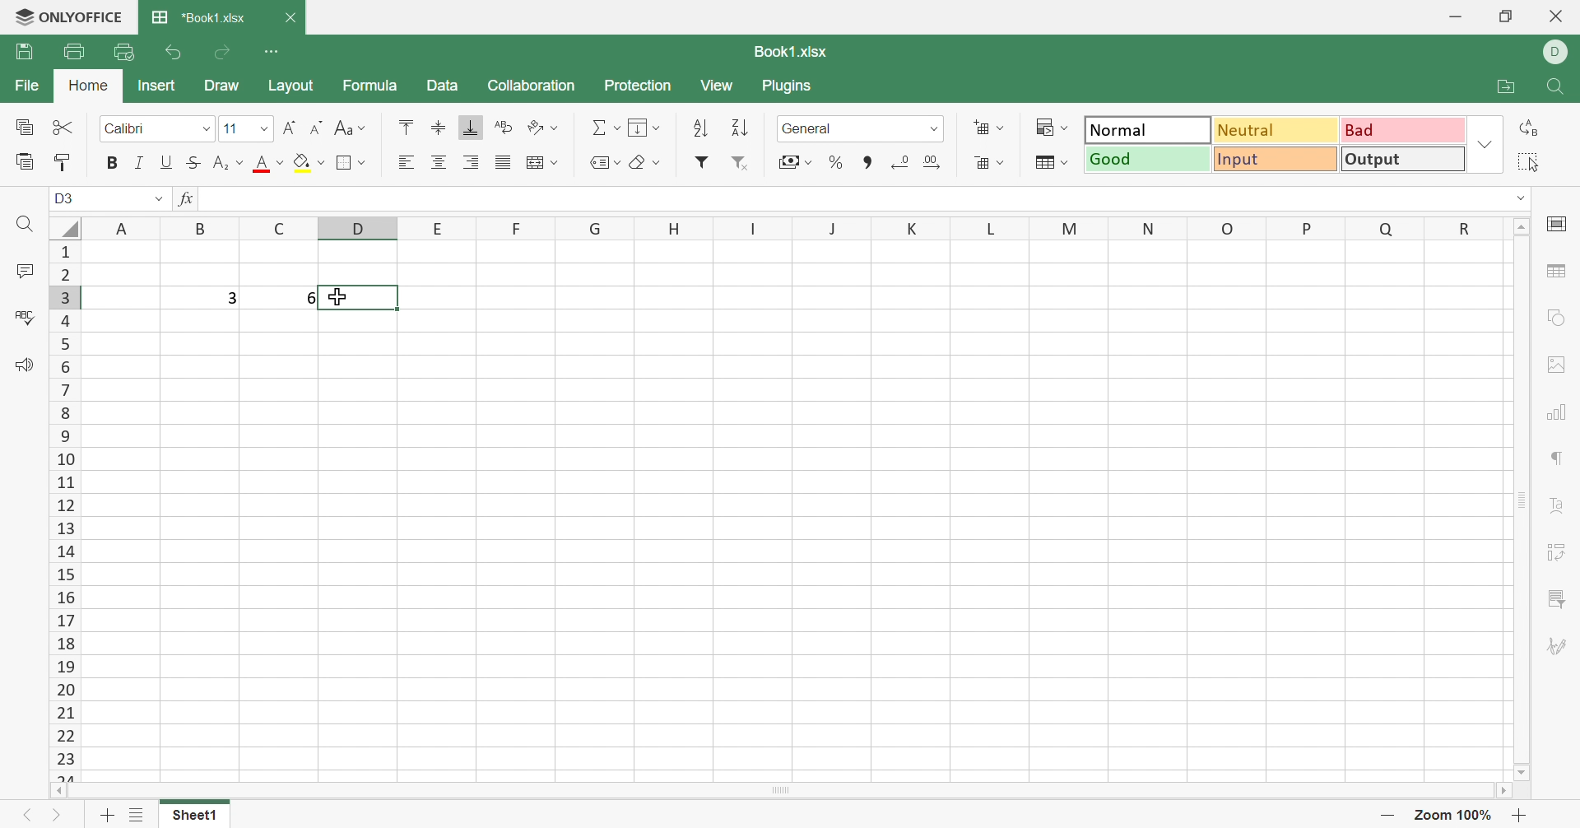 The width and height of the screenshot is (1580, 828). What do you see at coordinates (637, 86) in the screenshot?
I see `Protection` at bounding box center [637, 86].